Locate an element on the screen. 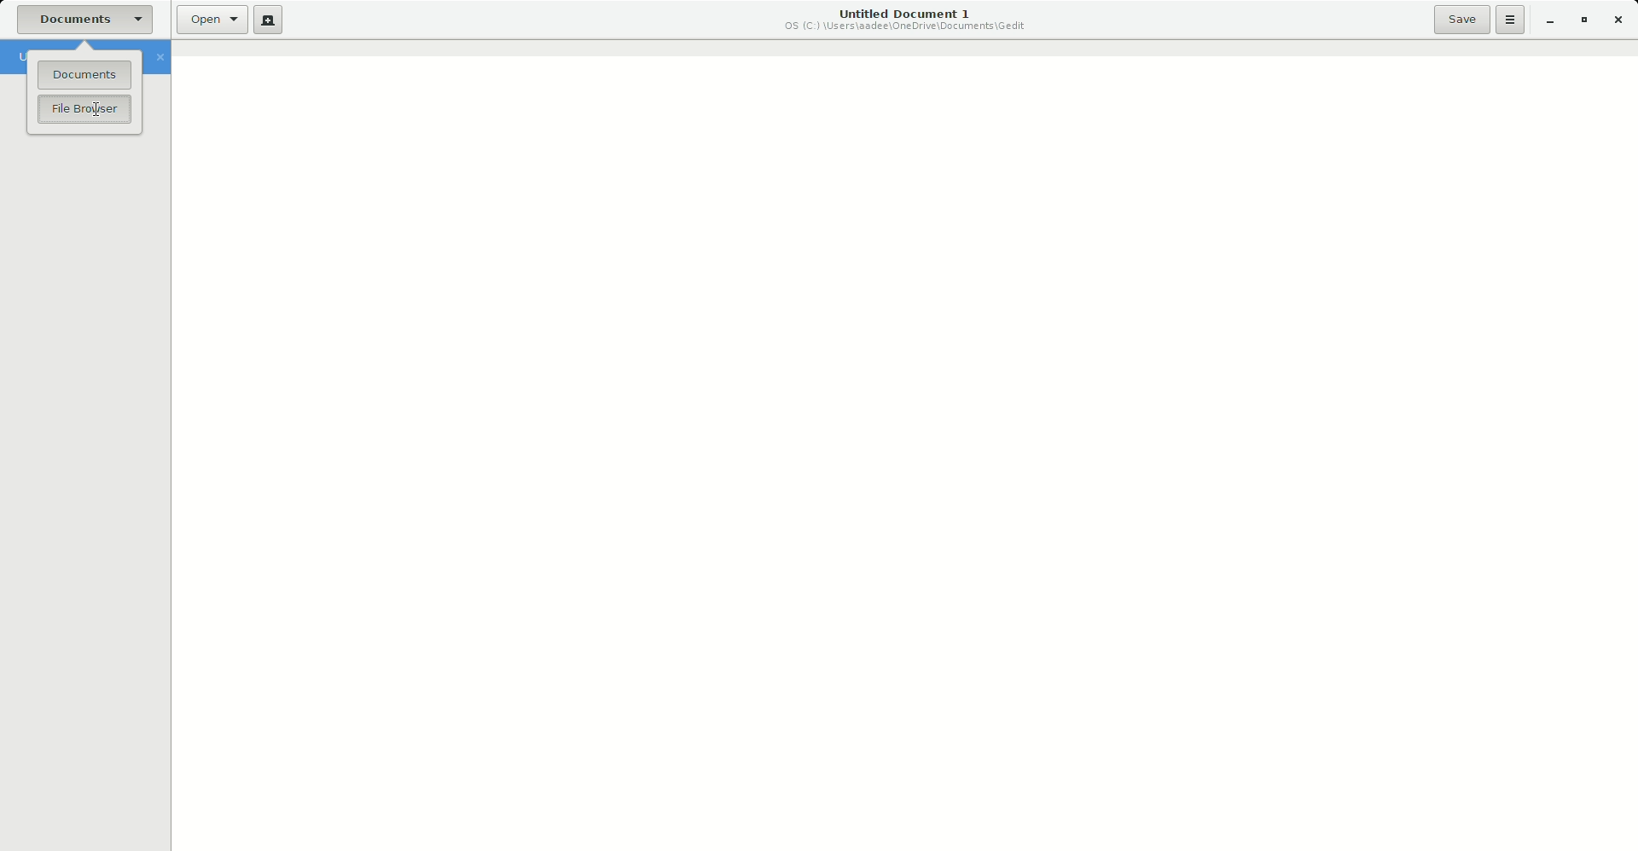  Documents is located at coordinates (90, 19).